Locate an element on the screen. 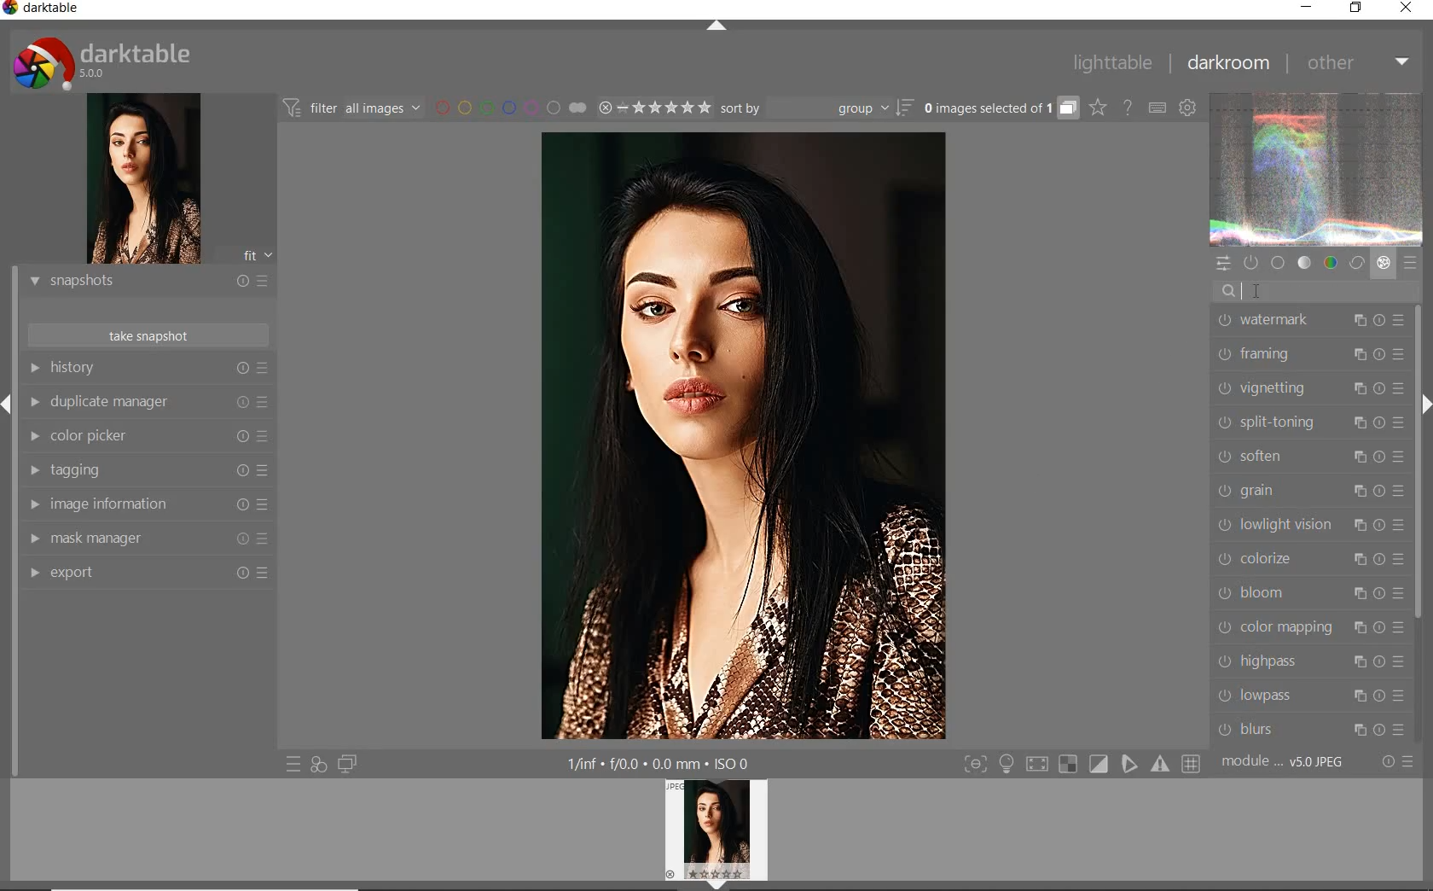 The height and width of the screenshot is (891, 1433). SCROLLBAR is located at coordinates (1423, 476).